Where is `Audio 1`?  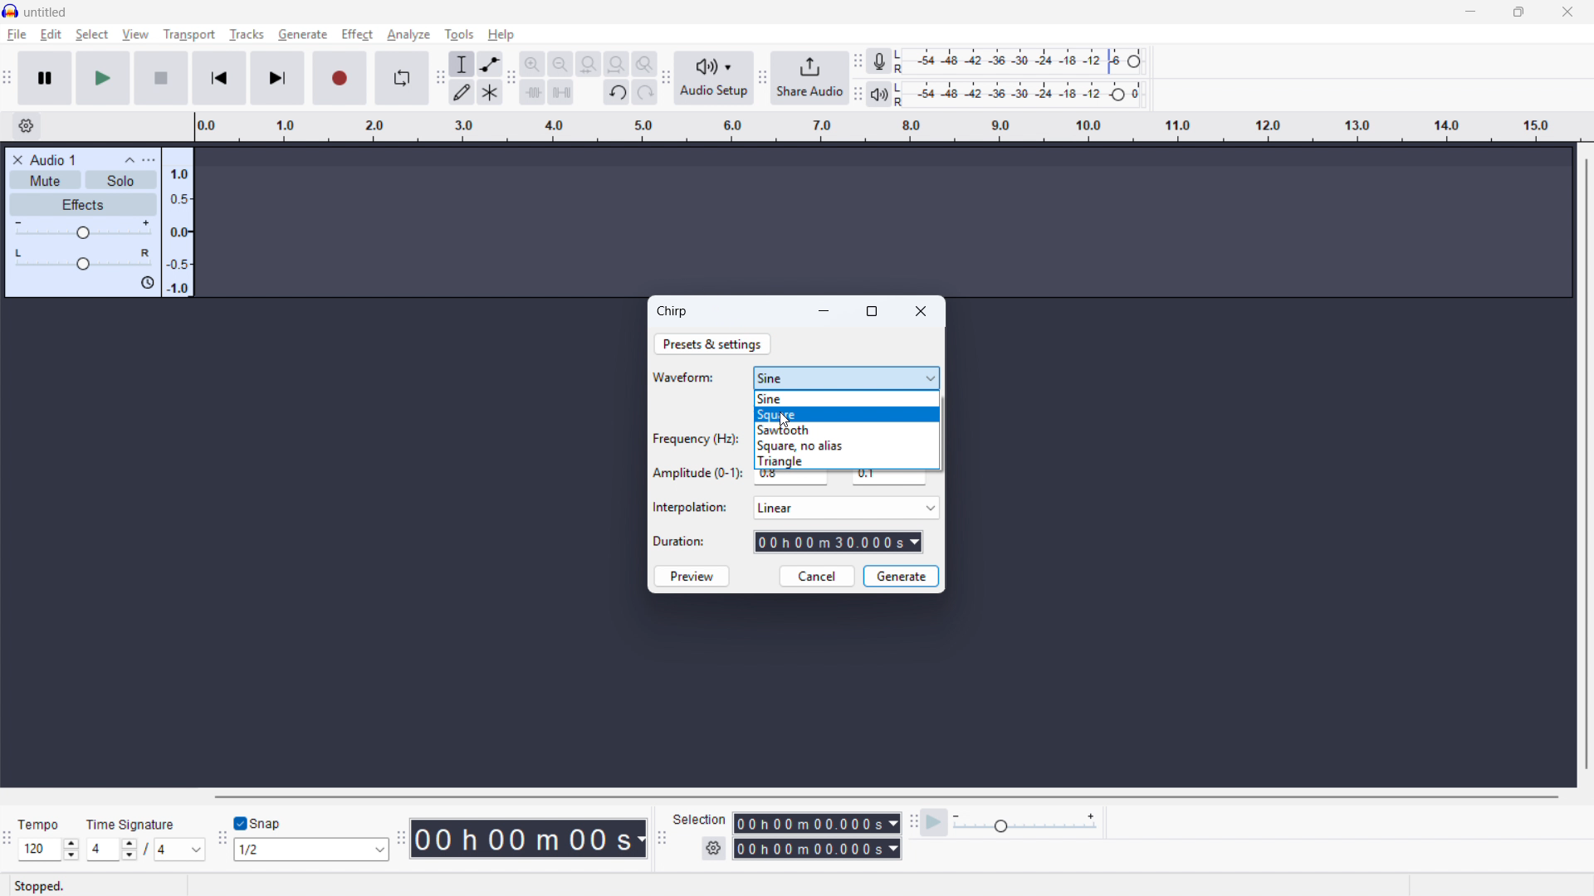
Audio 1 is located at coordinates (53, 159).